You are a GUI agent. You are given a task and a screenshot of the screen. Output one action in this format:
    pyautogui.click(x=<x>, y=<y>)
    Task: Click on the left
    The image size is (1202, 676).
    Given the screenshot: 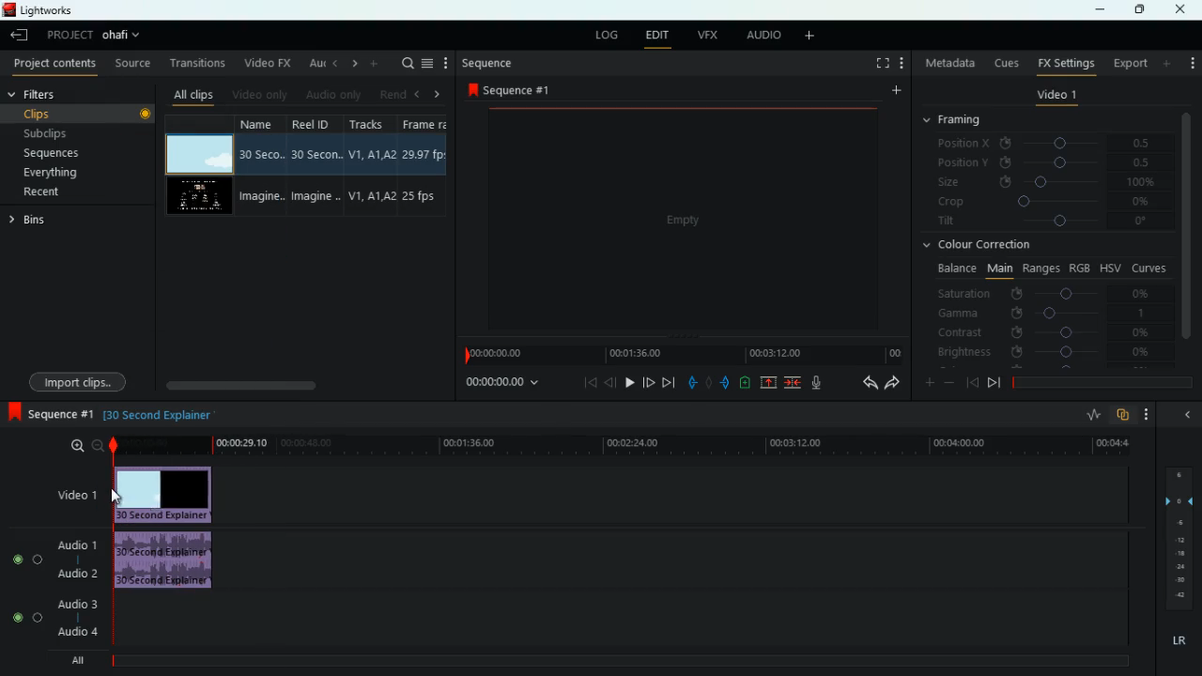 What is the action you would take?
    pyautogui.click(x=415, y=92)
    